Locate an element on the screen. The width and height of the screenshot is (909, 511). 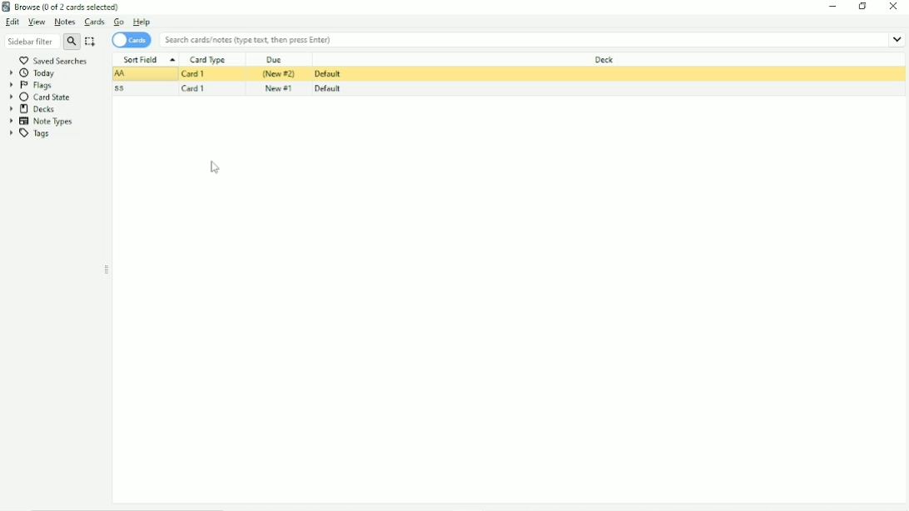
Resize is located at coordinates (107, 270).